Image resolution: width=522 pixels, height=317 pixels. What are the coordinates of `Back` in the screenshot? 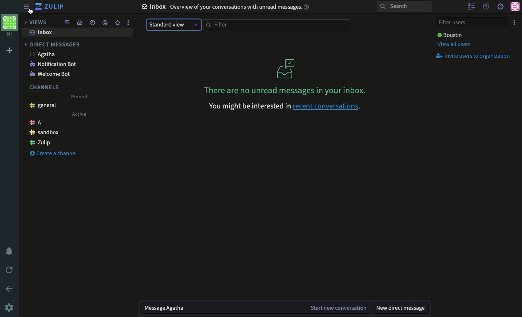 It's located at (9, 289).